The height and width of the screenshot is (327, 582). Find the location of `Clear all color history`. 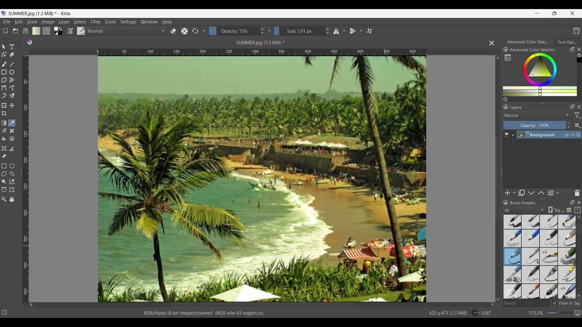

Clear all color history is located at coordinates (579, 55).